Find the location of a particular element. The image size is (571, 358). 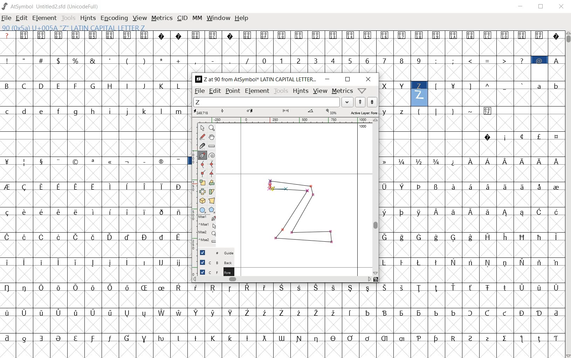

CURSOR is located at coordinates (274, 191).